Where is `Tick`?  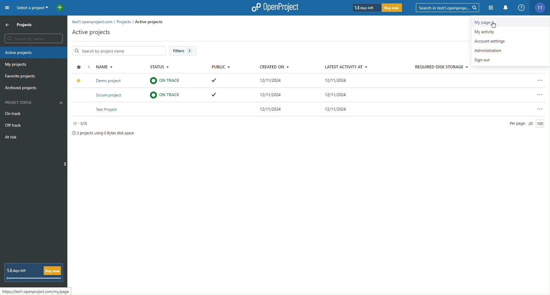
Tick is located at coordinates (216, 96).